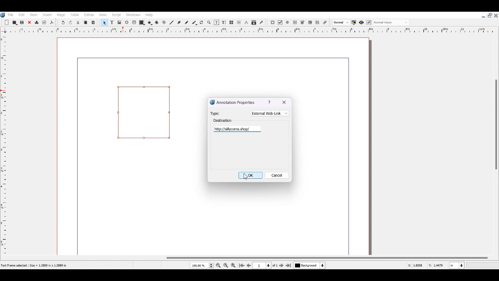 Image resolution: width=499 pixels, height=281 pixels. What do you see at coordinates (157, 23) in the screenshot?
I see `Arc` at bounding box center [157, 23].